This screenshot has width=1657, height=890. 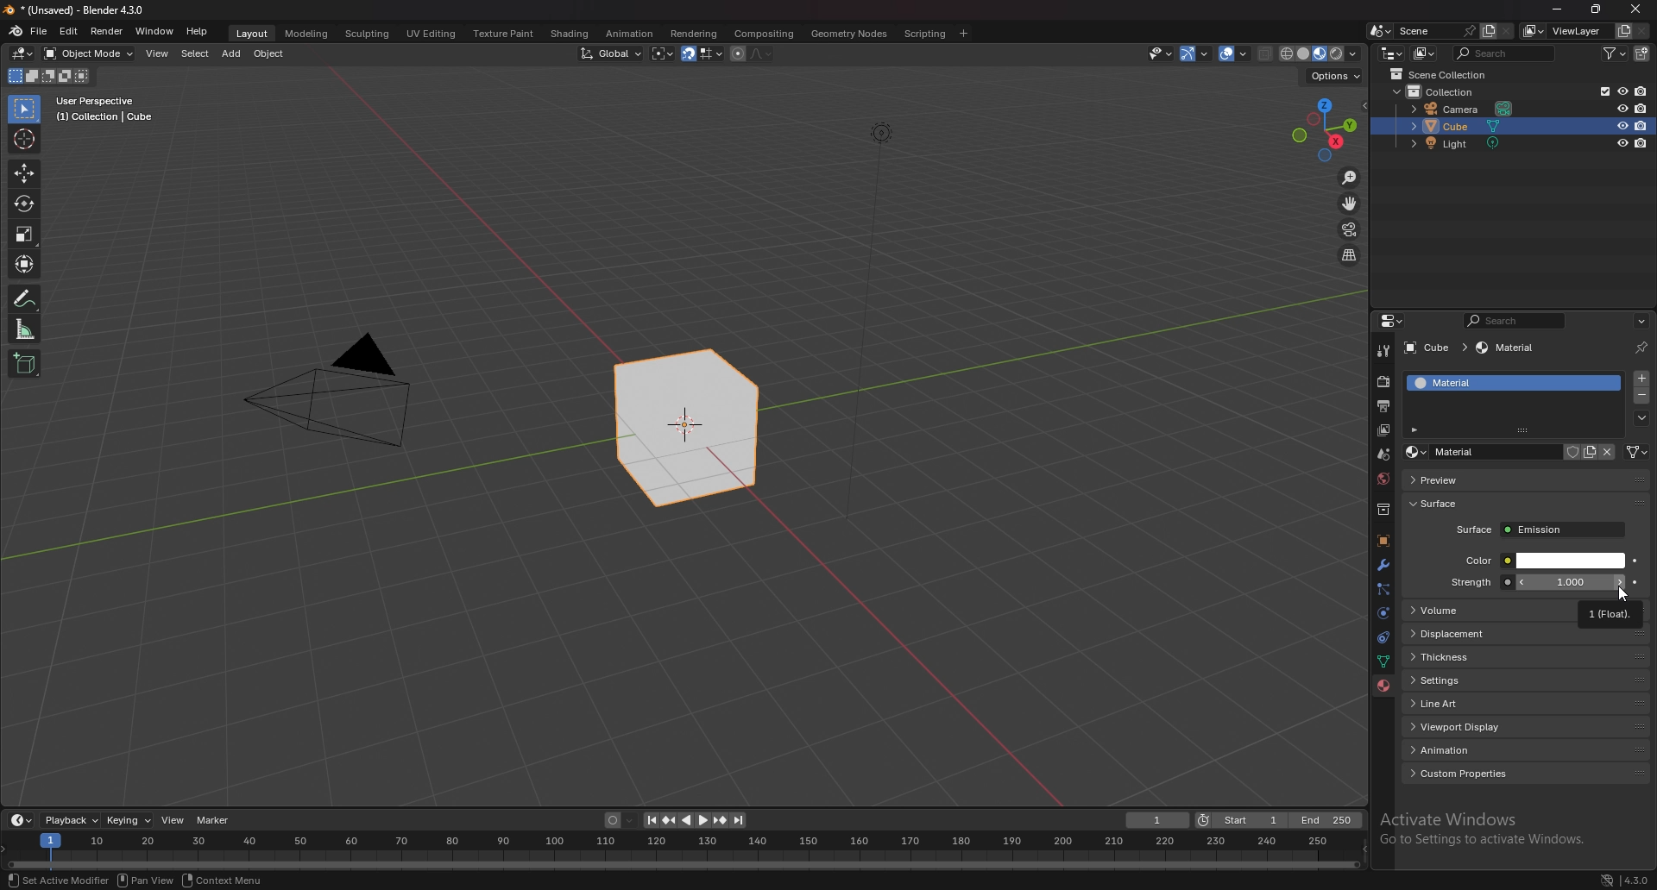 I want to click on animate property, so click(x=1635, y=560).